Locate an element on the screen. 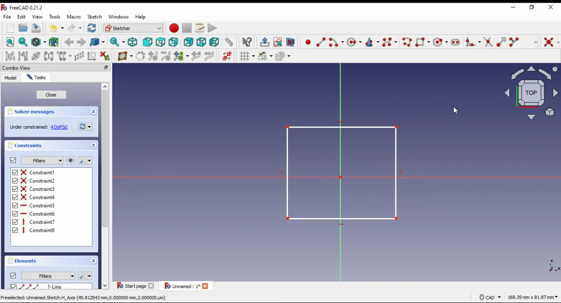 The height and width of the screenshot is (303, 561). create slot is located at coordinates (456, 42).